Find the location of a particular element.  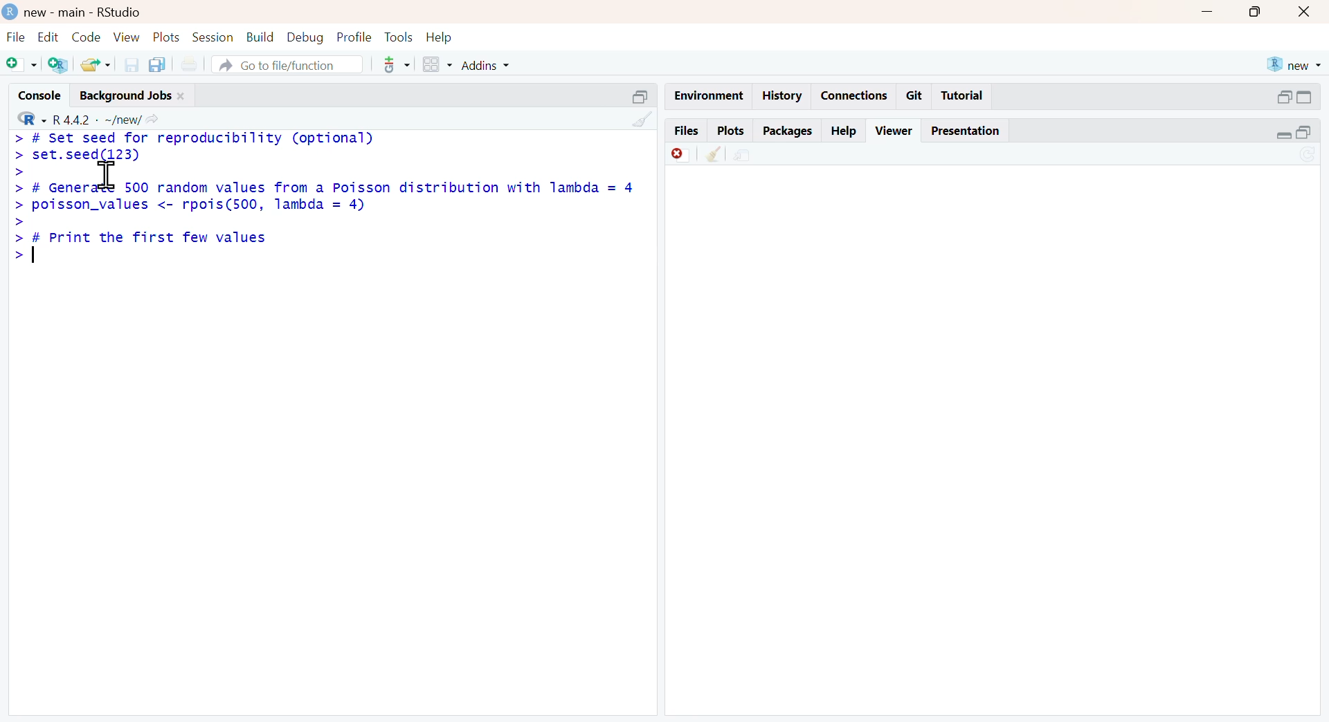

copy is located at coordinates (157, 64).